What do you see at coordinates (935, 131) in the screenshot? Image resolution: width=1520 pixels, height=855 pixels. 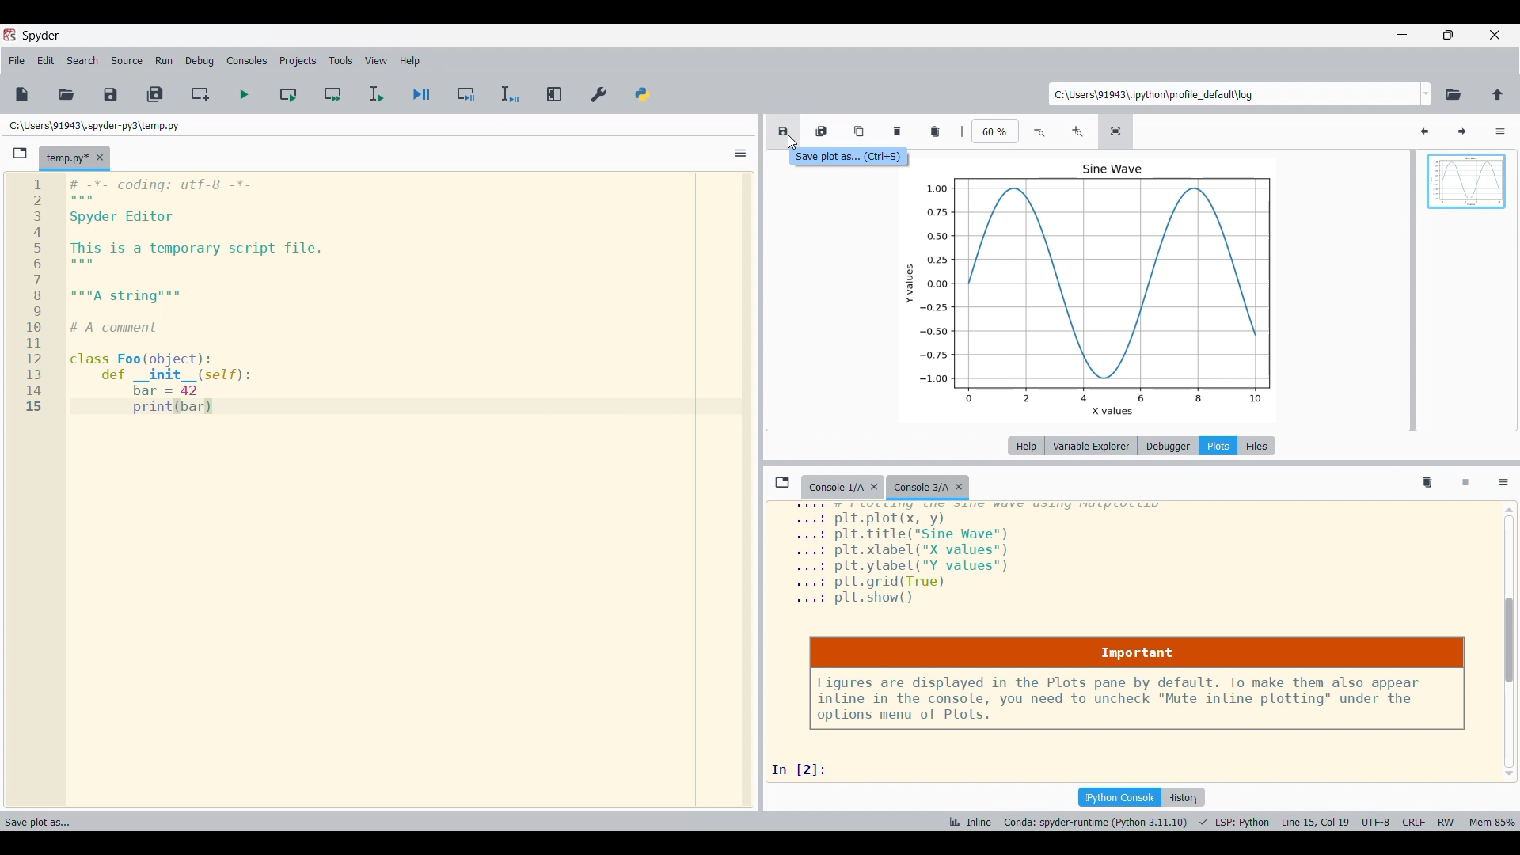 I see `Remove all plots` at bounding box center [935, 131].